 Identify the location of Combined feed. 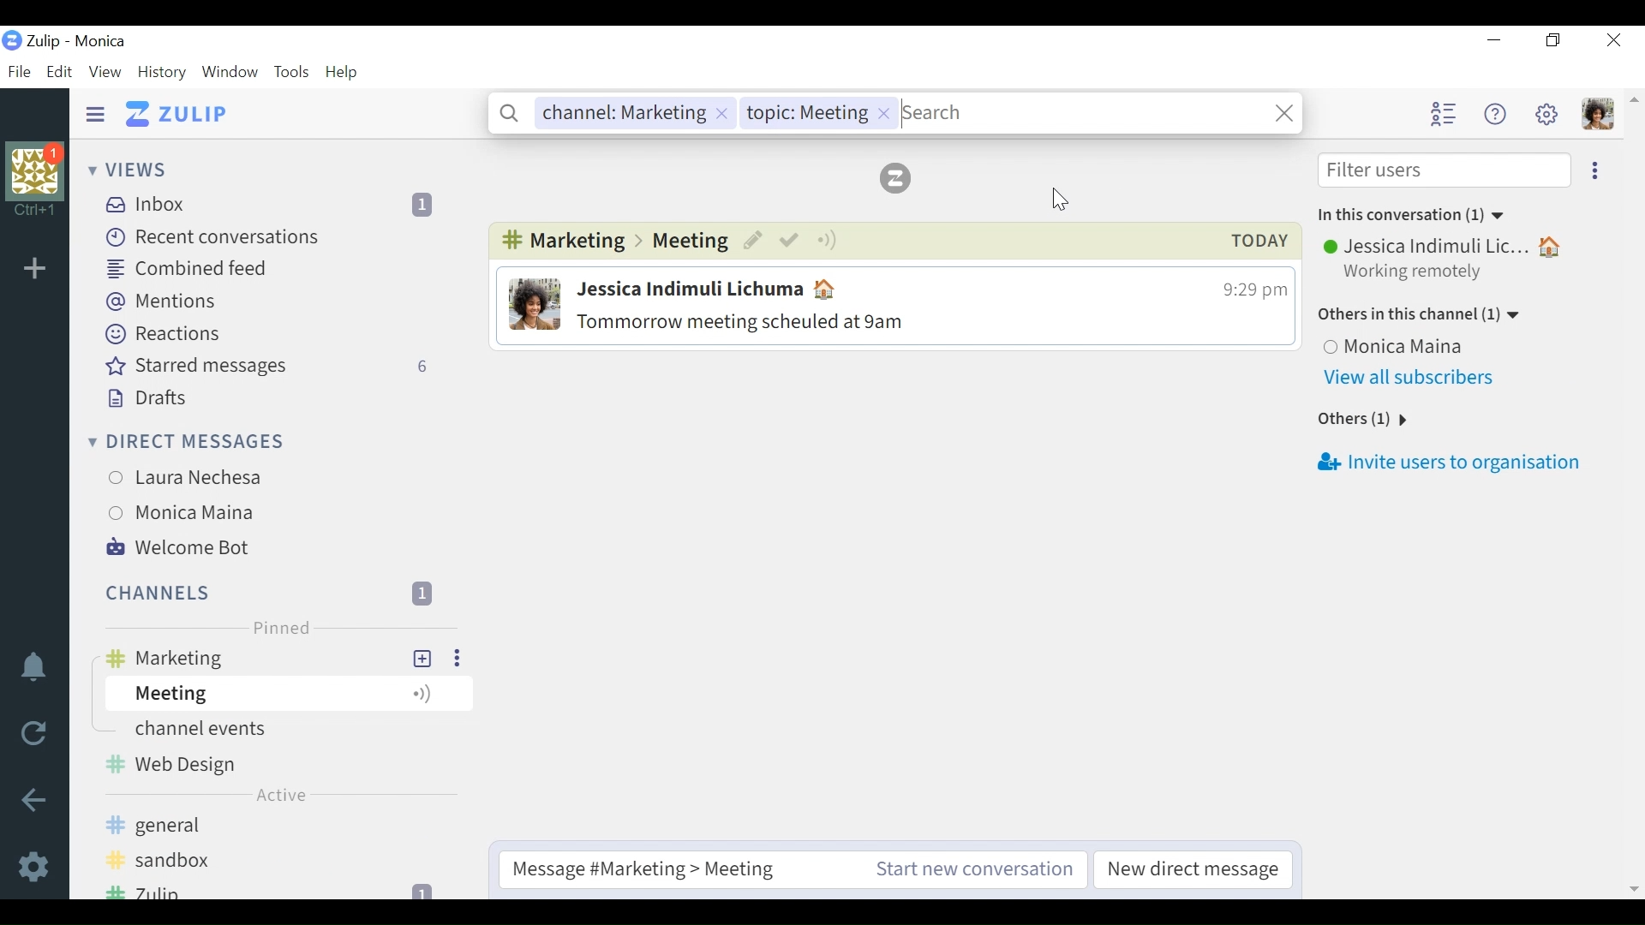
(191, 269).